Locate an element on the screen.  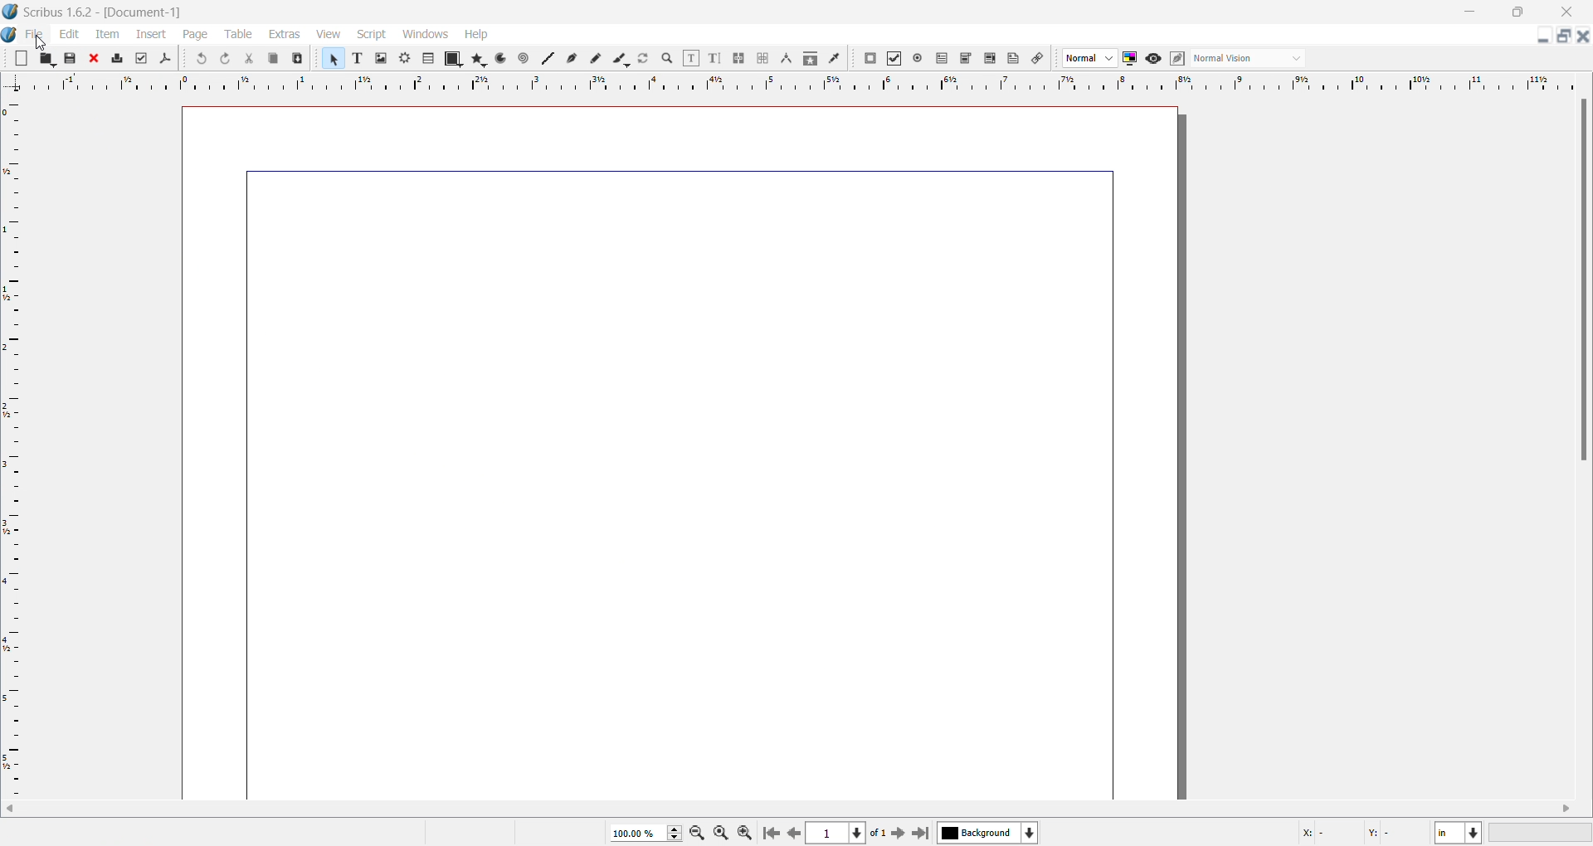
icon is located at coordinates (430, 59).